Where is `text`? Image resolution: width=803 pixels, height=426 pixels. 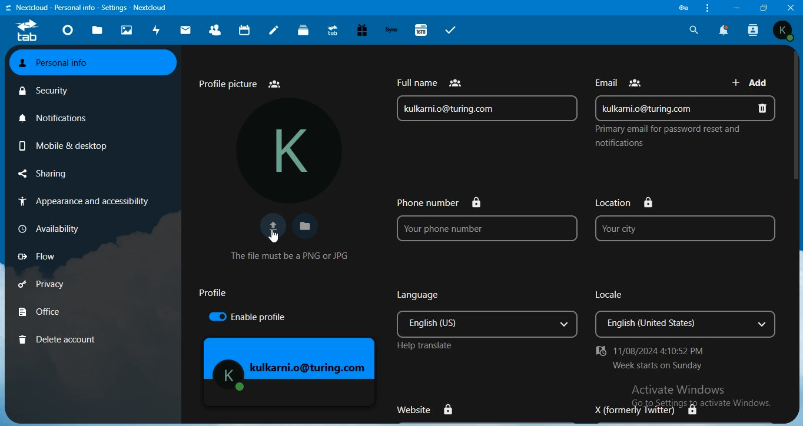 text is located at coordinates (90, 8).